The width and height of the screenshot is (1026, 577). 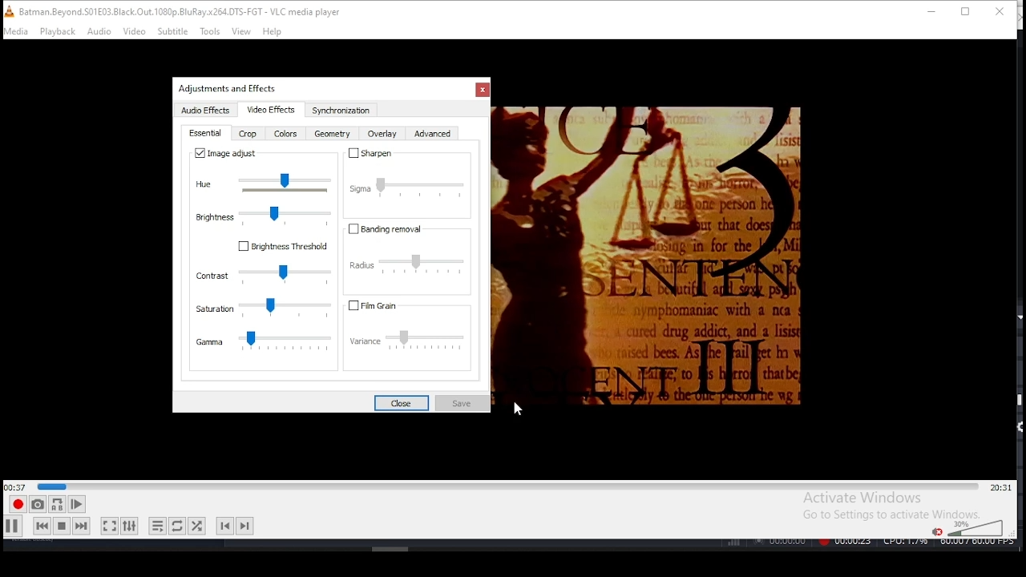 I want to click on minimize, so click(x=928, y=11).